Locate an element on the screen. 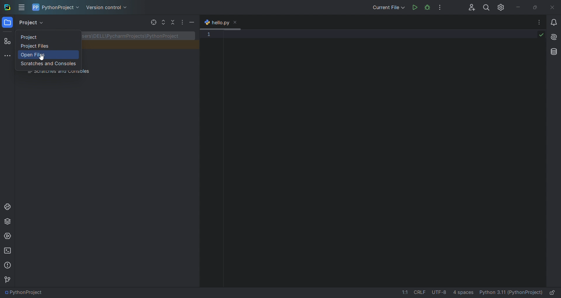  project name is located at coordinates (56, 7).